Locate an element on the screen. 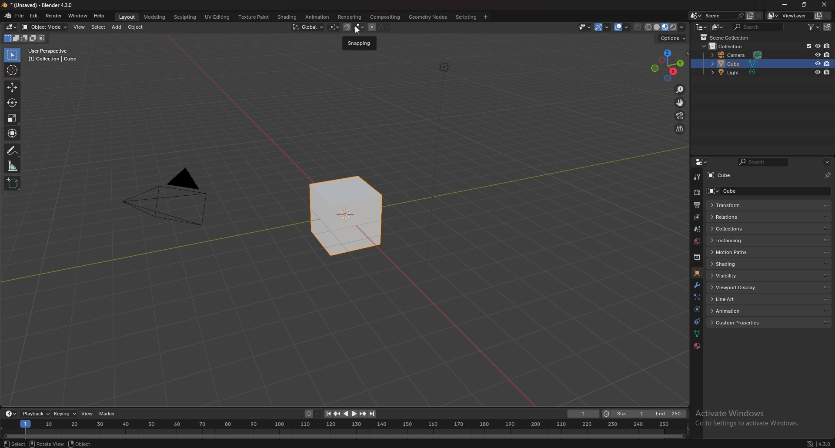  zoom is located at coordinates (681, 90).